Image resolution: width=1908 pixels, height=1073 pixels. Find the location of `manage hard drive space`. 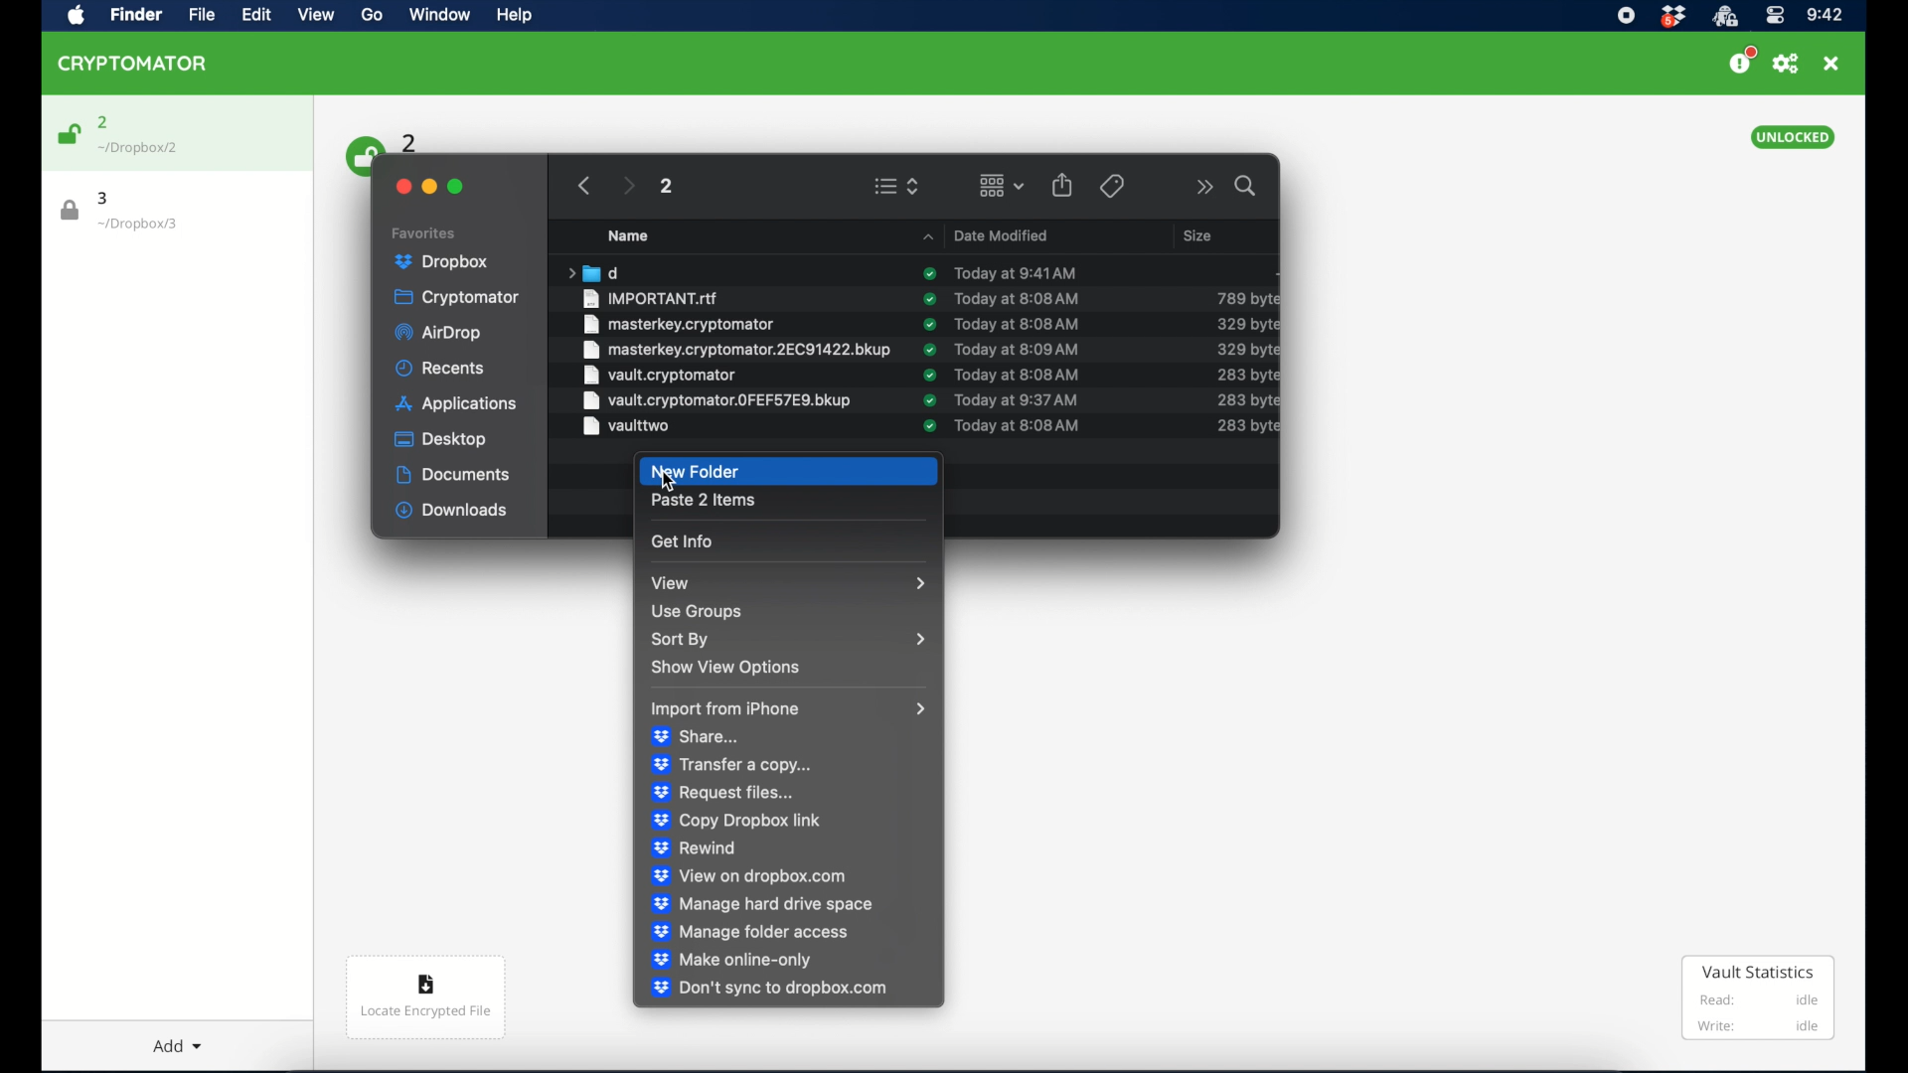

manage hard drive space is located at coordinates (763, 903).